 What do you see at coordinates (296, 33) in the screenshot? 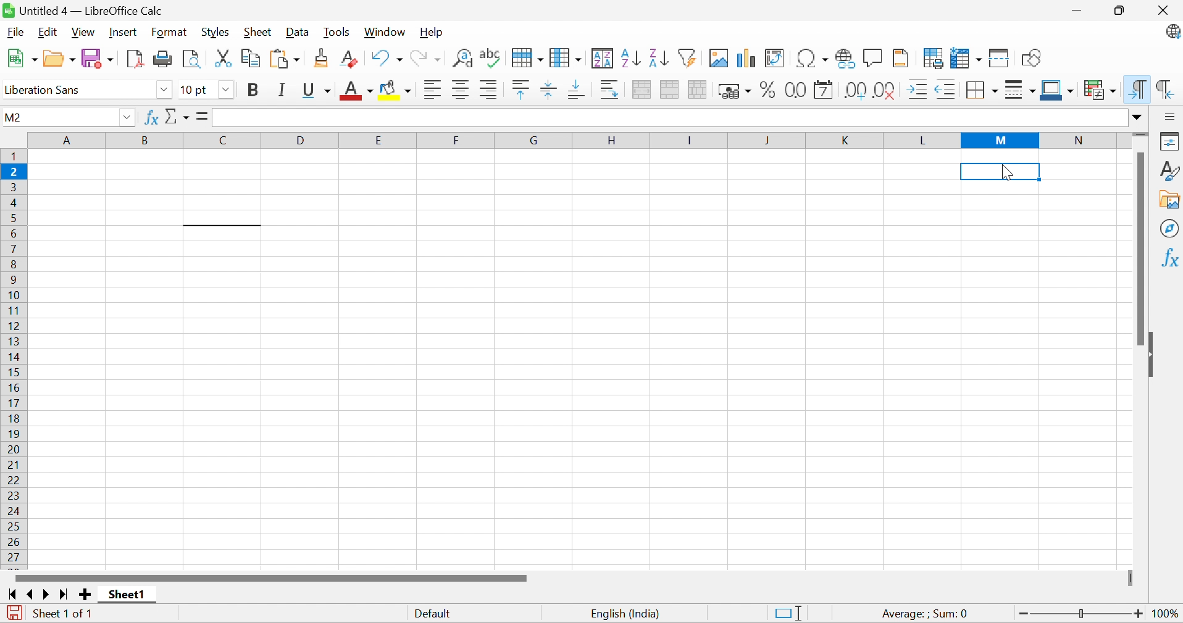
I see `Data` at bounding box center [296, 33].